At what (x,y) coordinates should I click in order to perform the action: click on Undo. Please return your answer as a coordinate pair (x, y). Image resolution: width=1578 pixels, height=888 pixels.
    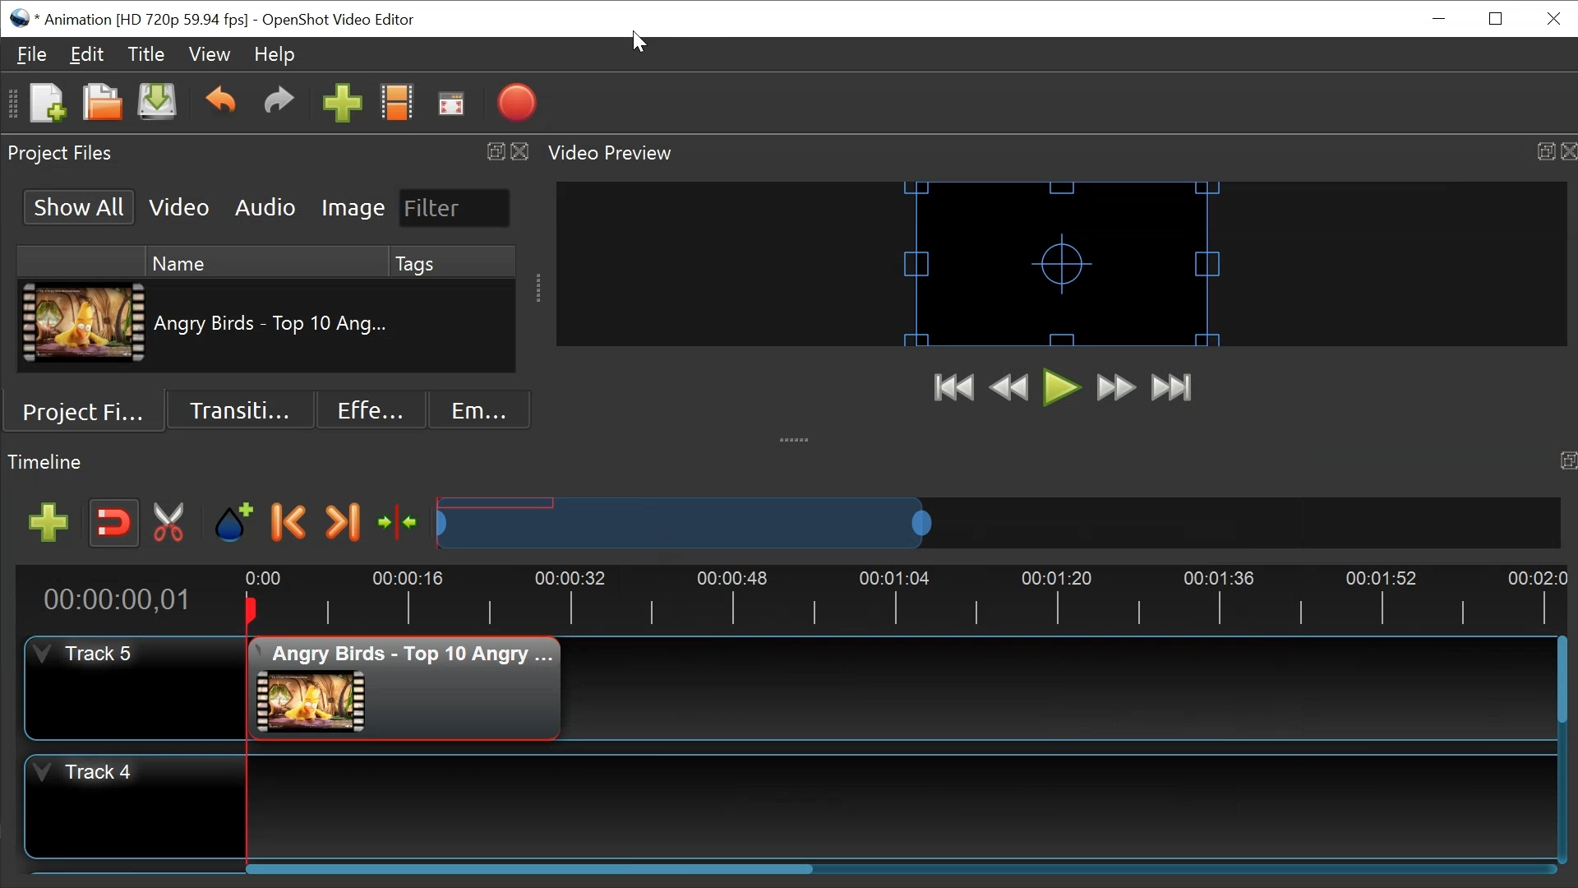
    Looking at the image, I should click on (220, 104).